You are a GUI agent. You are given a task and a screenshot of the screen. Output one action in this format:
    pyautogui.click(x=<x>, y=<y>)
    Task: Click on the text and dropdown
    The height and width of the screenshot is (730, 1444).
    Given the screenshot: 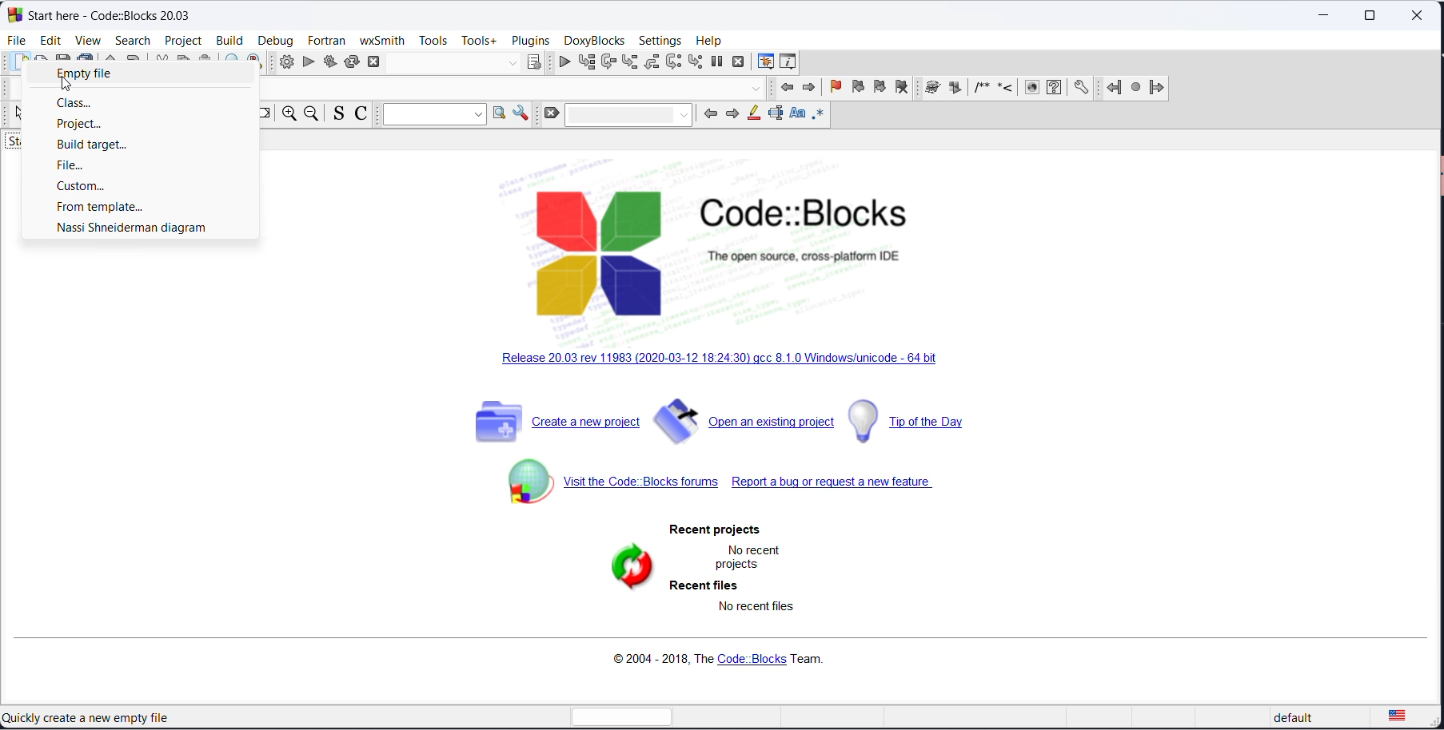 What is the action you would take?
    pyautogui.click(x=628, y=116)
    